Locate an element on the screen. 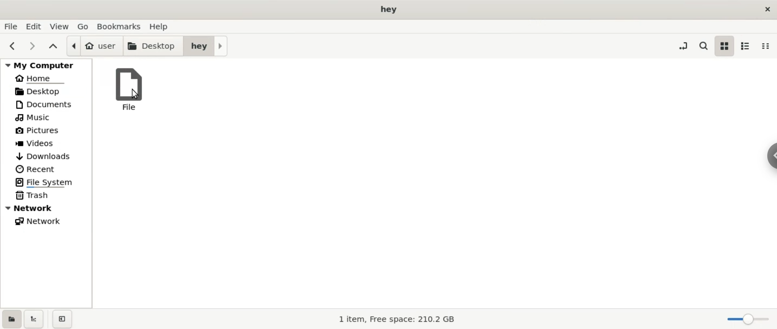 The height and width of the screenshot is (329, 777). compact view is located at coordinates (769, 46).